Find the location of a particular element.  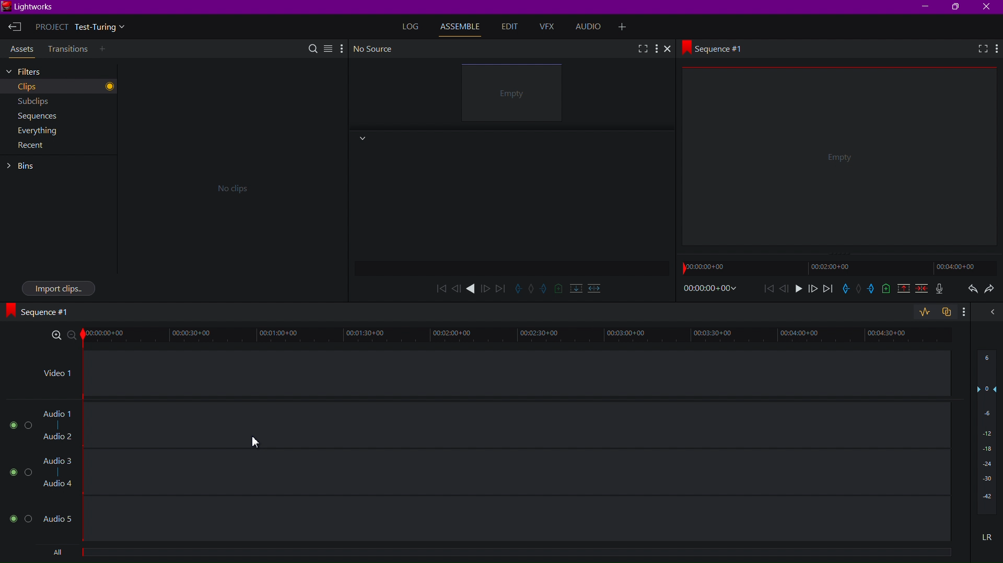

Audio 1 is located at coordinates (57, 414).